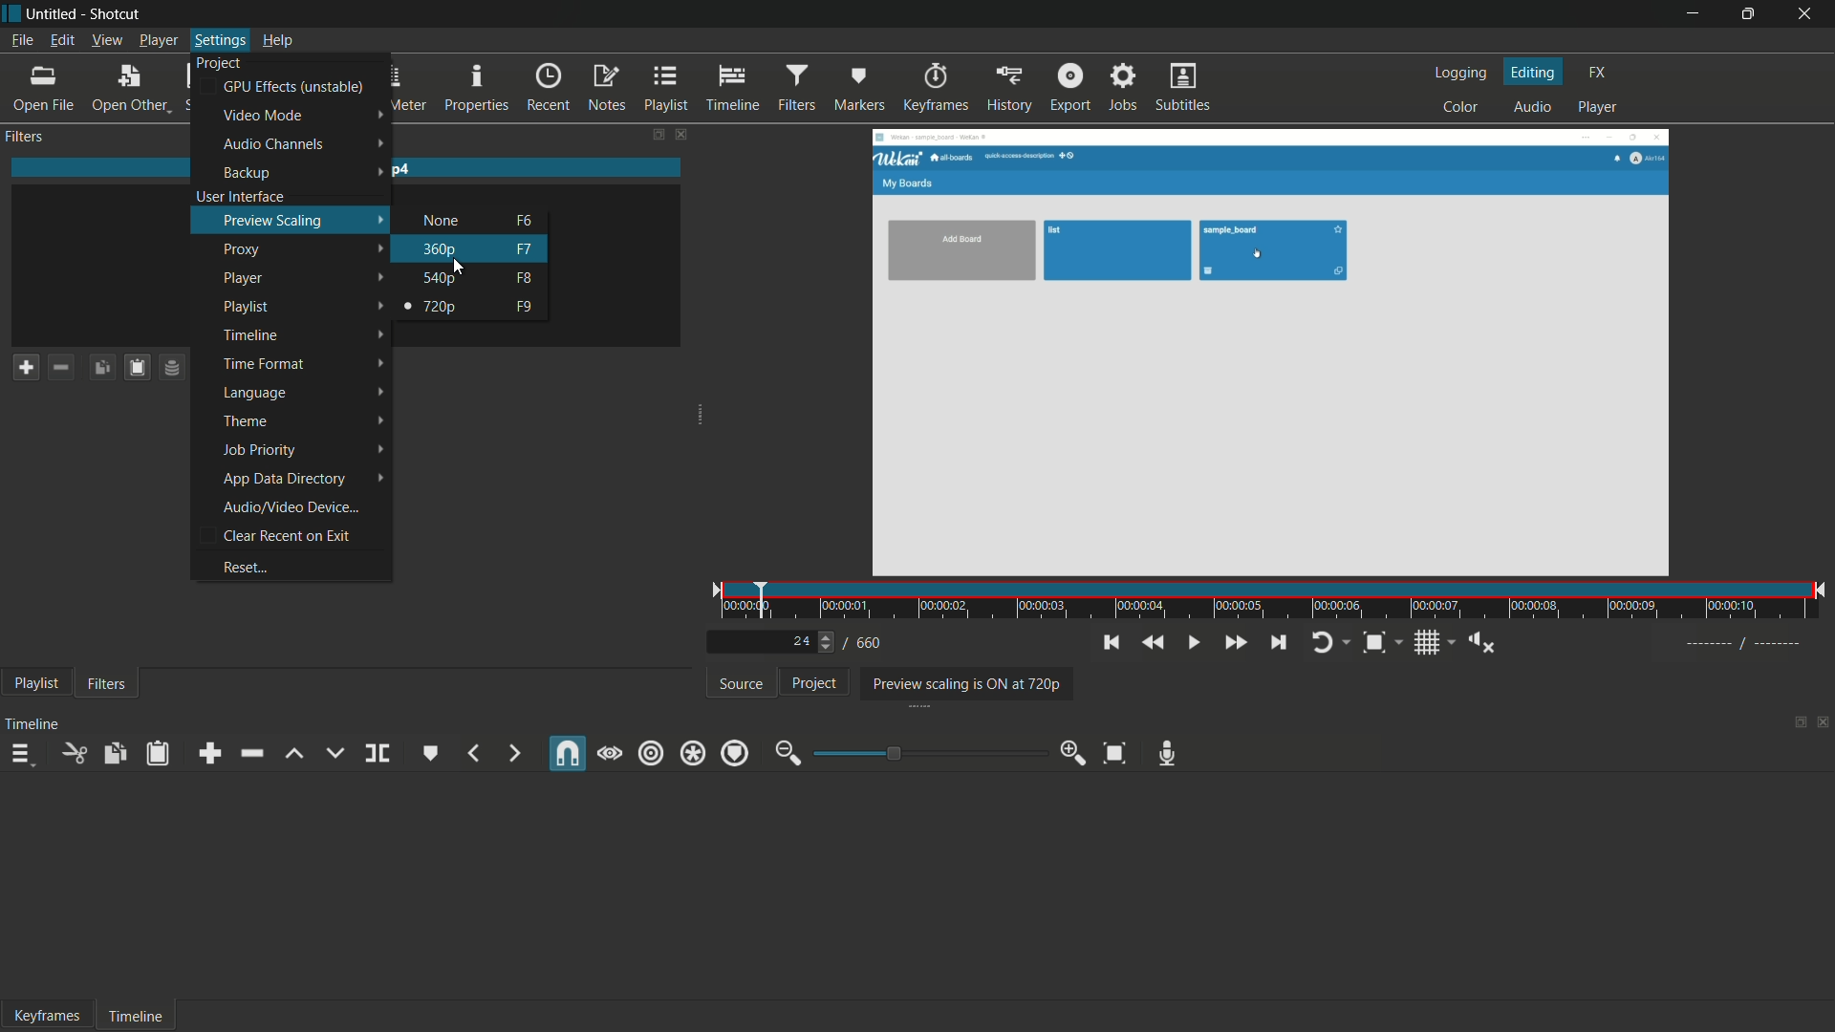 Image resolution: width=1835 pixels, height=1032 pixels. Describe the element at coordinates (797, 87) in the screenshot. I see `filters` at that location.